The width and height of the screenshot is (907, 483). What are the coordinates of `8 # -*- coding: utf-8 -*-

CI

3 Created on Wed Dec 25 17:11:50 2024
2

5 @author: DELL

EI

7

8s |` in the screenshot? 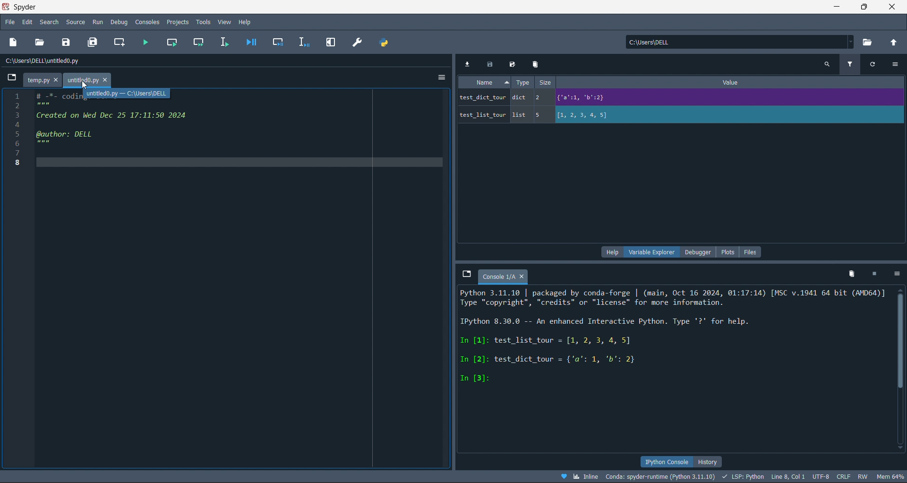 It's located at (104, 130).